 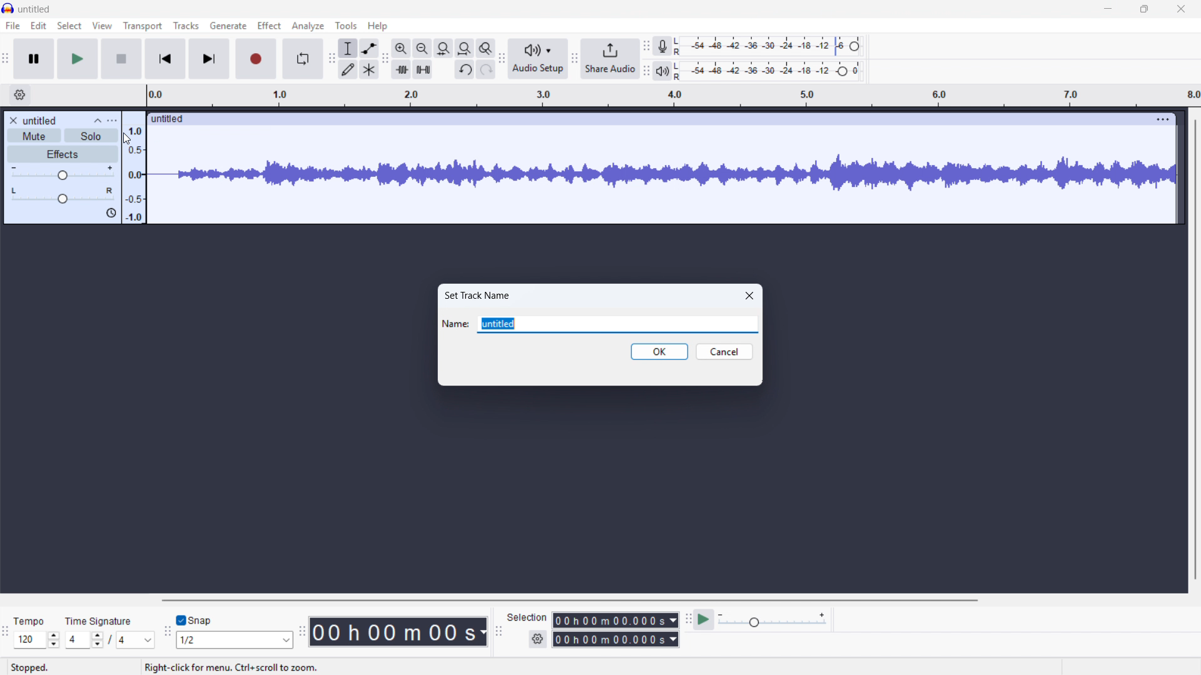 What do you see at coordinates (1146, 9) in the screenshot?
I see `maximise` at bounding box center [1146, 9].